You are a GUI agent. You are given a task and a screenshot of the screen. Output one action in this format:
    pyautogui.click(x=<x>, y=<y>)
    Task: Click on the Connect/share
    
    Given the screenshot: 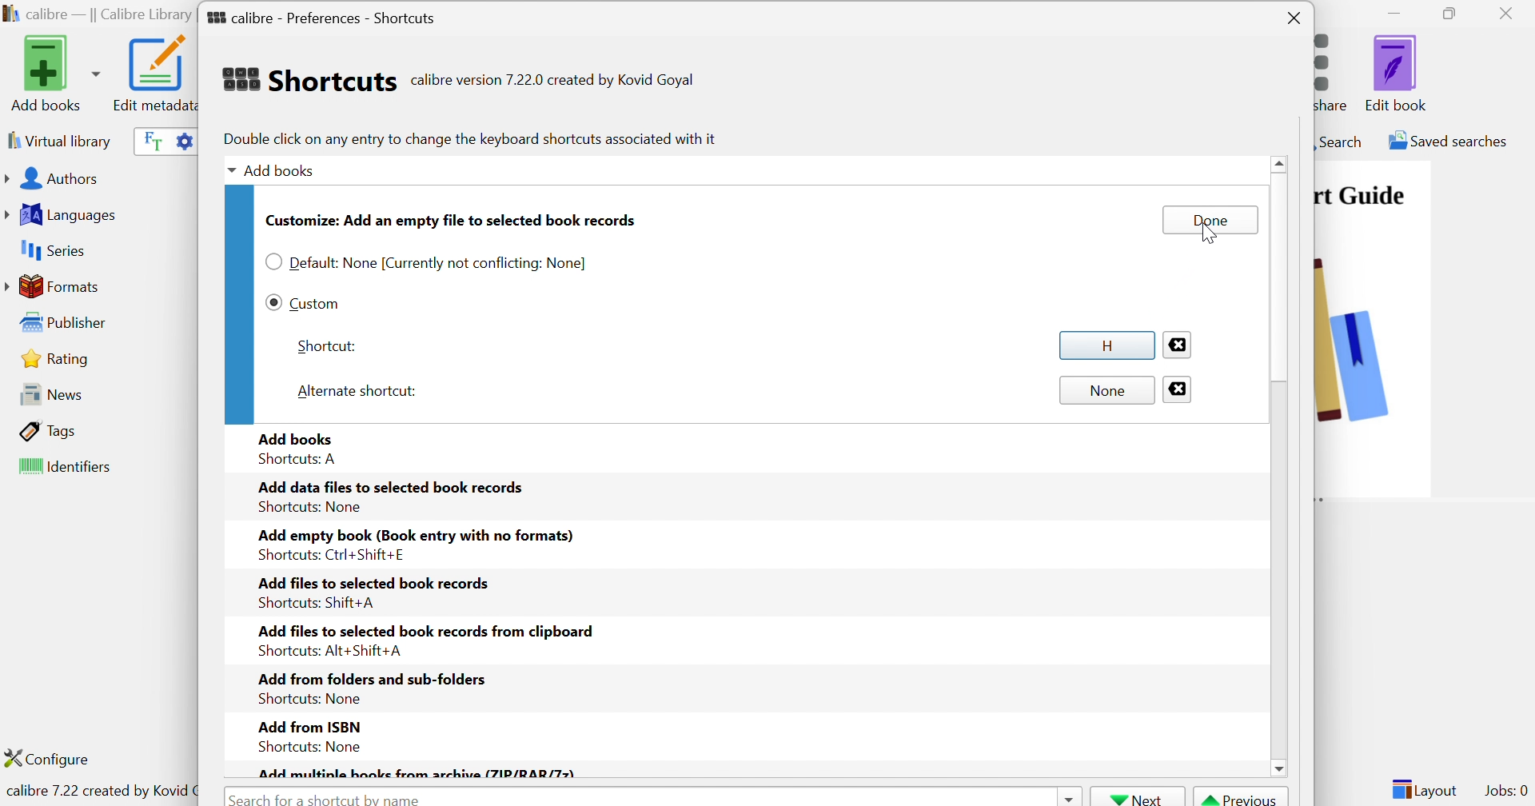 What is the action you would take?
    pyautogui.click(x=1336, y=69)
    